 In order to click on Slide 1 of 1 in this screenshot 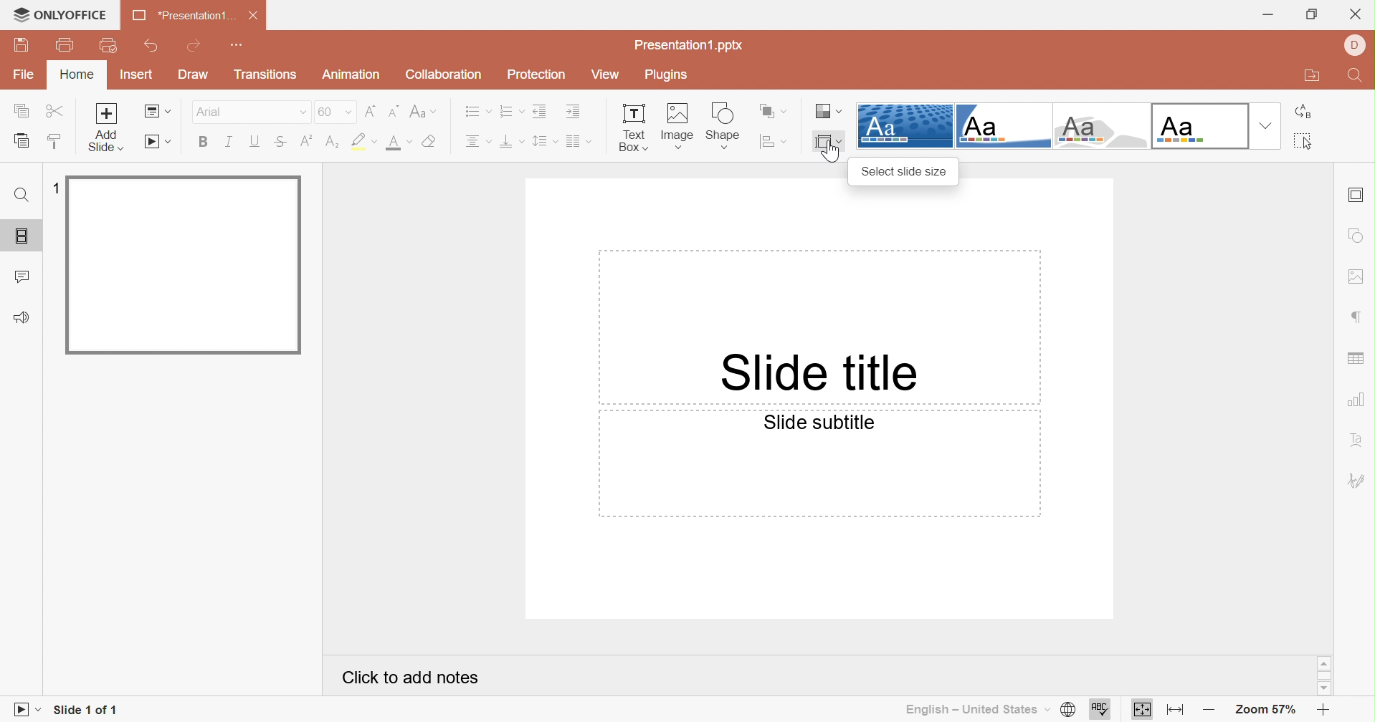, I will do `click(90, 712)`.